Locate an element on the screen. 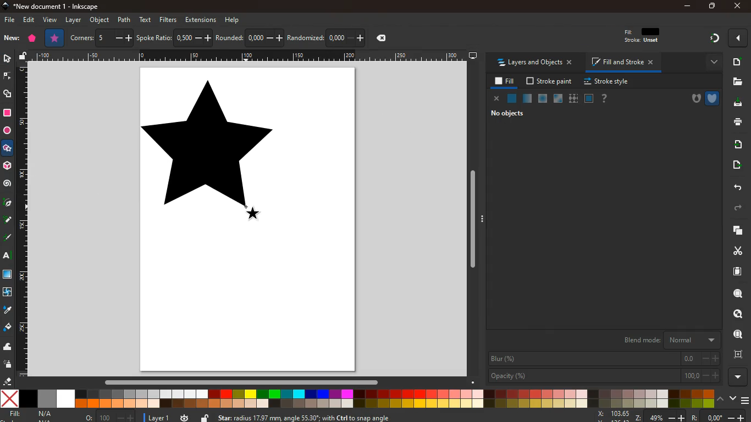 Image resolution: width=751 pixels, height=422 pixels. write is located at coordinates (8, 236).